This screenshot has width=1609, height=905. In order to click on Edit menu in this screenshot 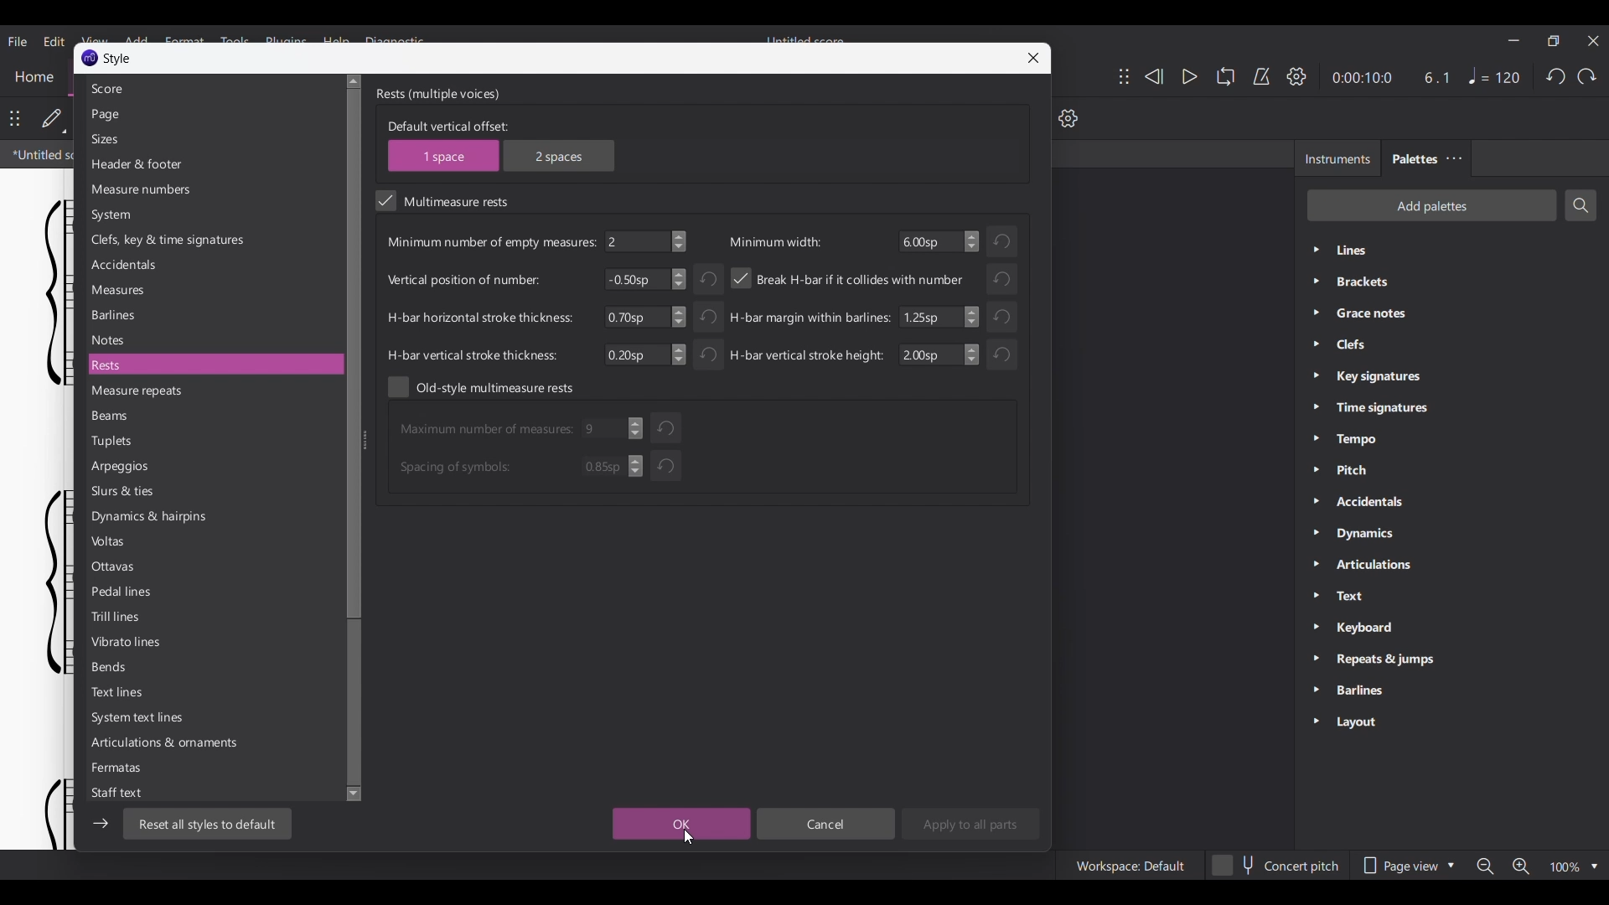, I will do `click(54, 41)`.